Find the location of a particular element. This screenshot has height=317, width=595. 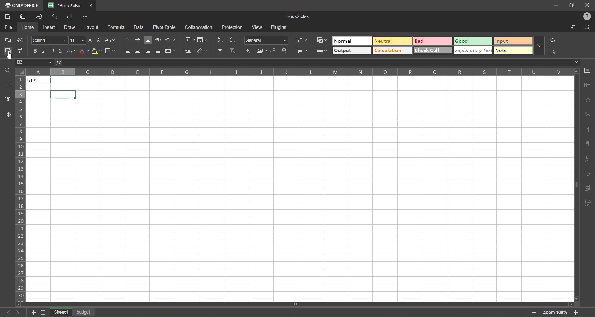

merge and center is located at coordinates (170, 51).